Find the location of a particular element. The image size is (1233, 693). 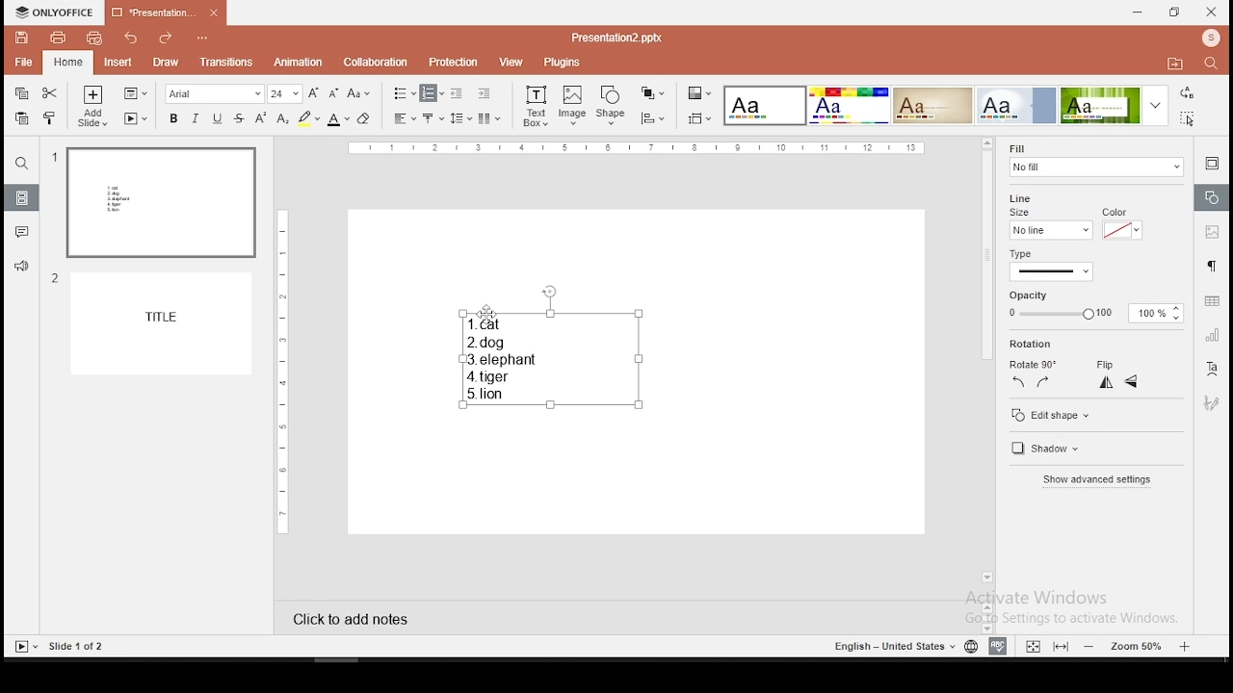

rotate 90 is located at coordinates (1035, 361).